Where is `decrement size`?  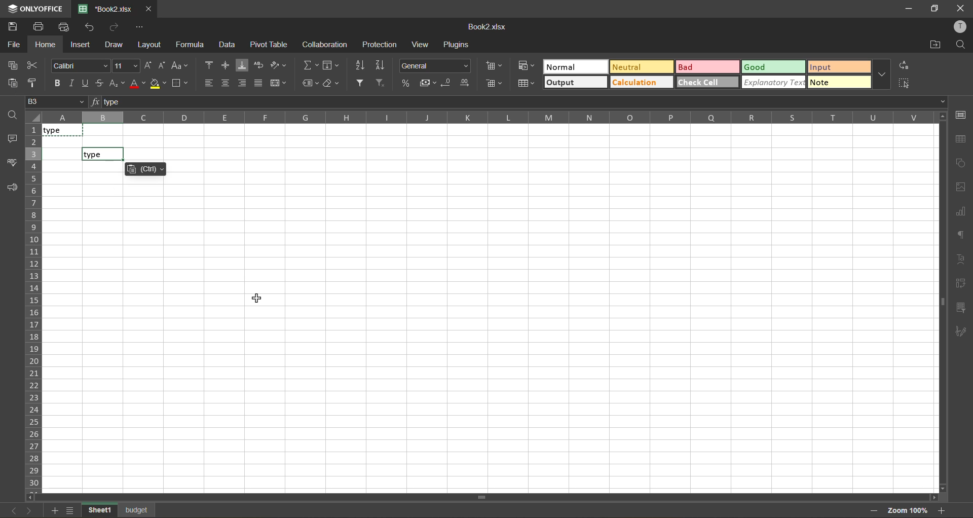
decrement size is located at coordinates (164, 65).